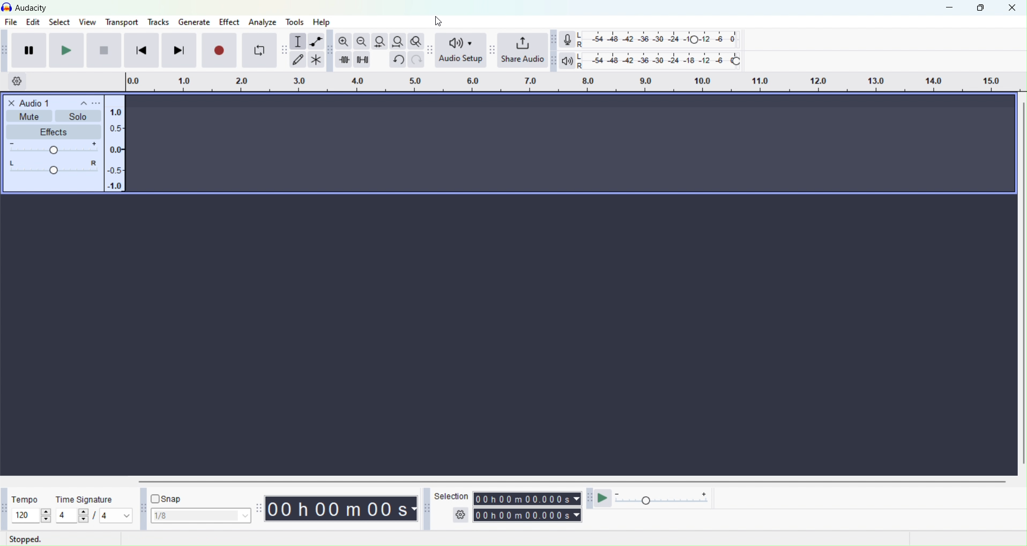 The image size is (1027, 546). I want to click on Zoom toggle, so click(416, 41).